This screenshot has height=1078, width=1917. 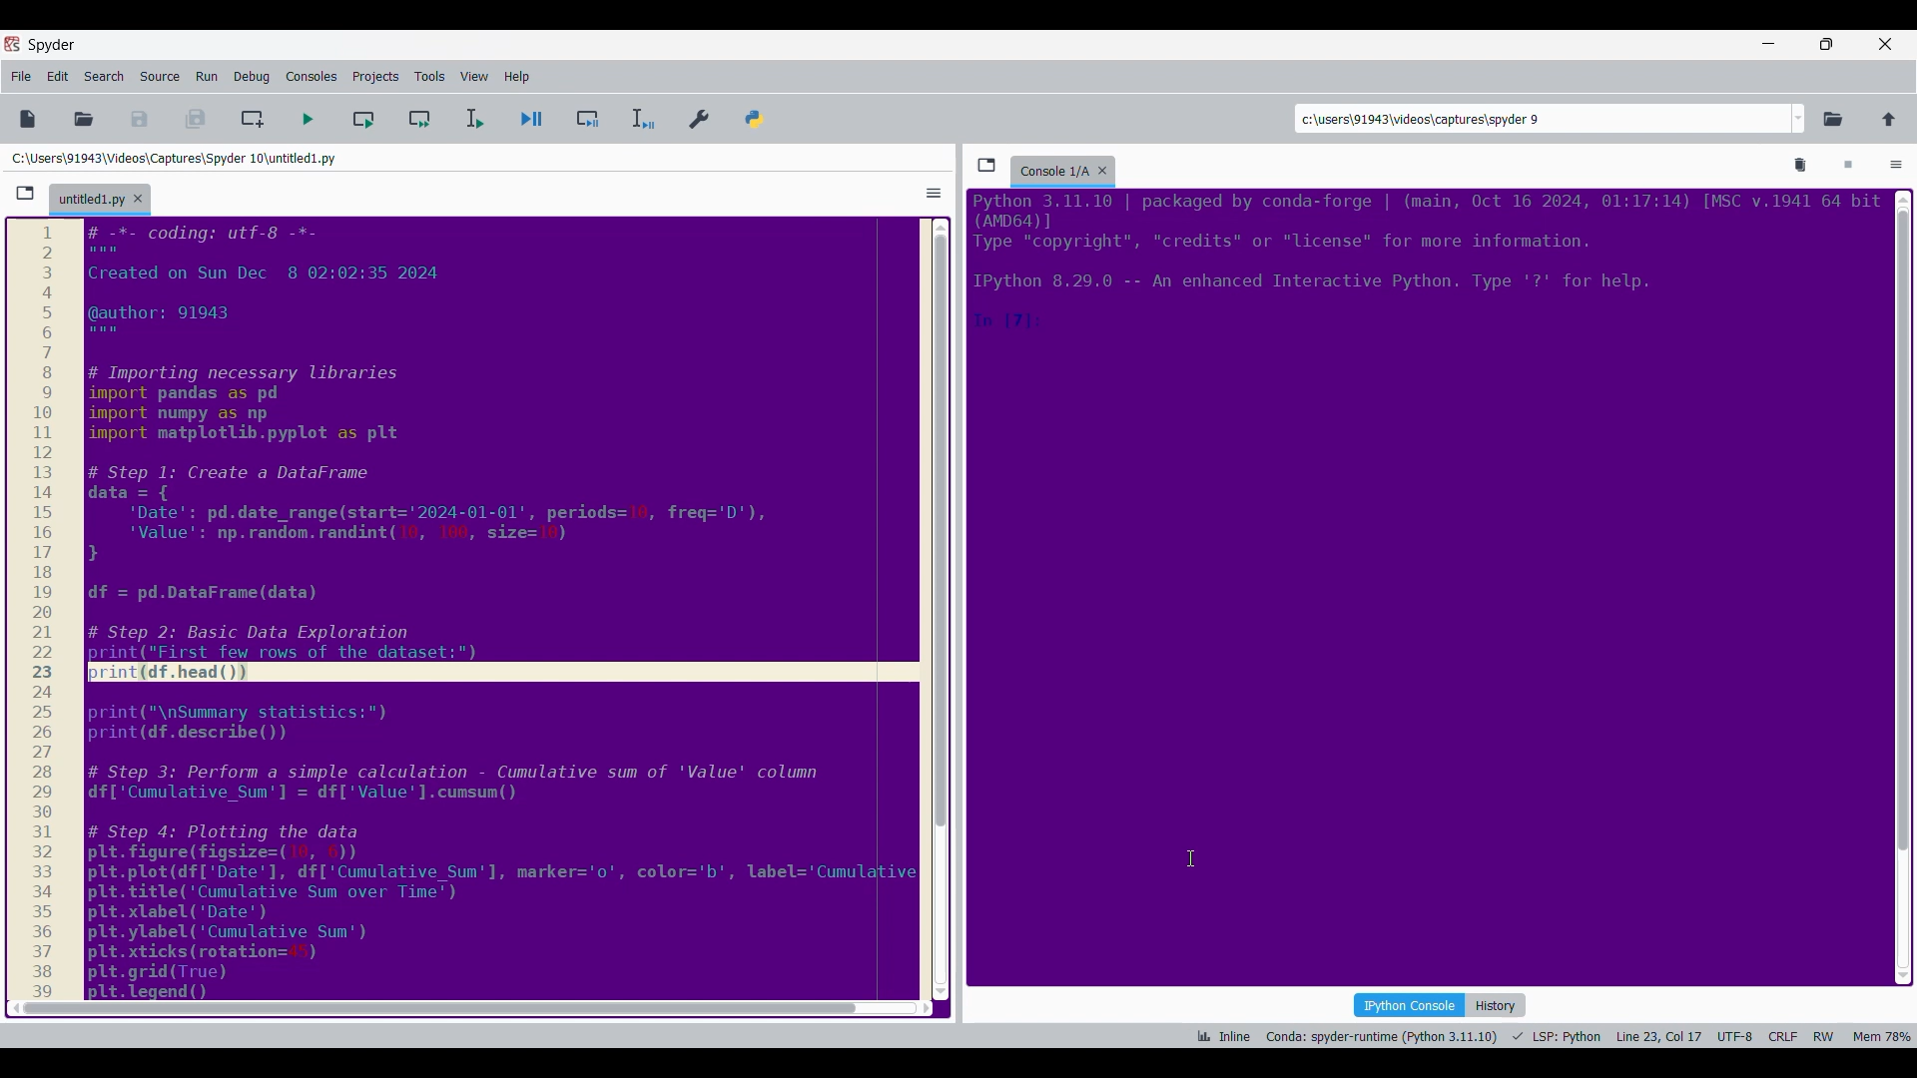 I want to click on Create new cell at current line, so click(x=253, y=119).